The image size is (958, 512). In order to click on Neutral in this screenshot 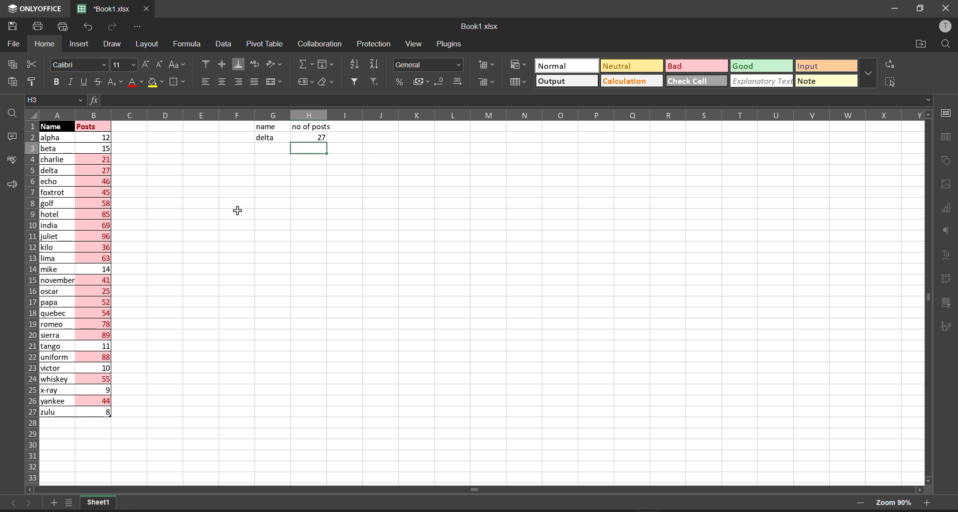, I will do `click(618, 65)`.